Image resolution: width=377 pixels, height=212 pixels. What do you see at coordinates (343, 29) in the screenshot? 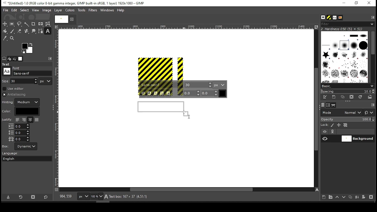
I see `2. hardness 050 (51x51)` at bounding box center [343, 29].